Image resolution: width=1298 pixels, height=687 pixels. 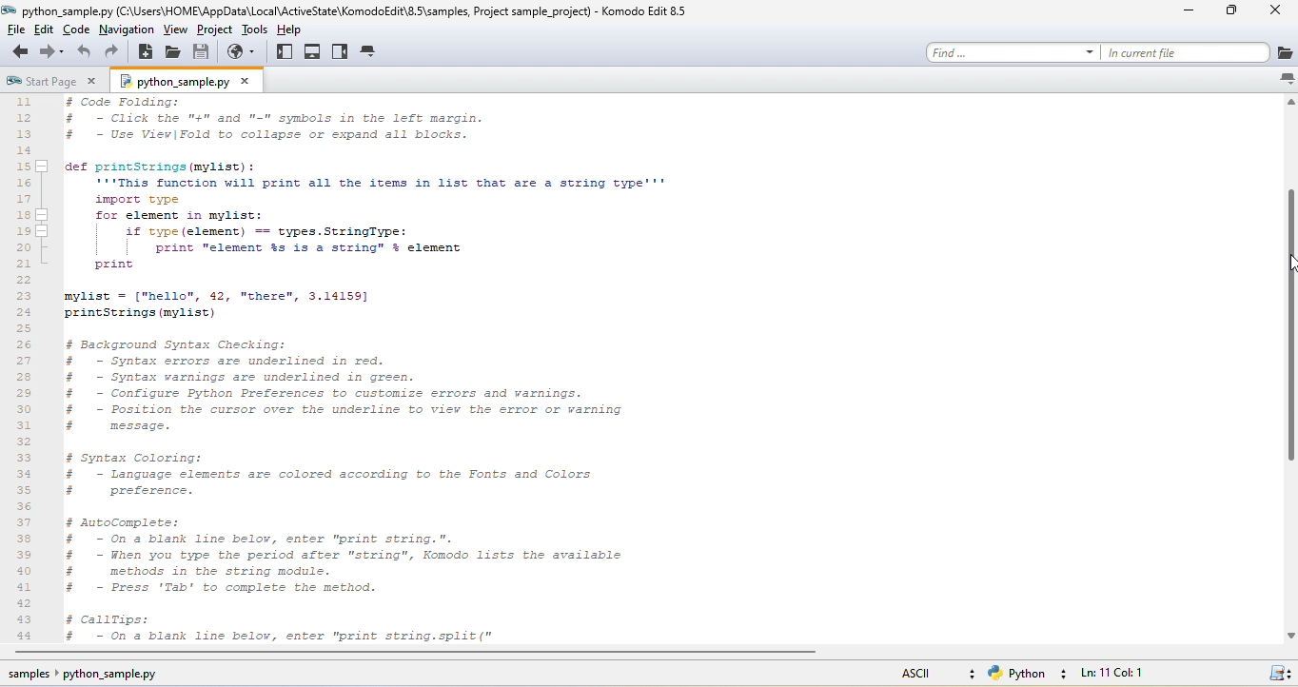 What do you see at coordinates (245, 54) in the screenshot?
I see `browser` at bounding box center [245, 54].